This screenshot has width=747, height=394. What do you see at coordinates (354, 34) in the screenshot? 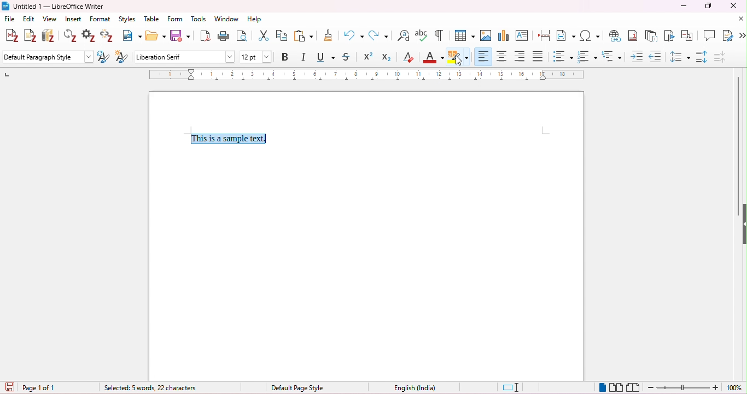
I see `undo` at bounding box center [354, 34].